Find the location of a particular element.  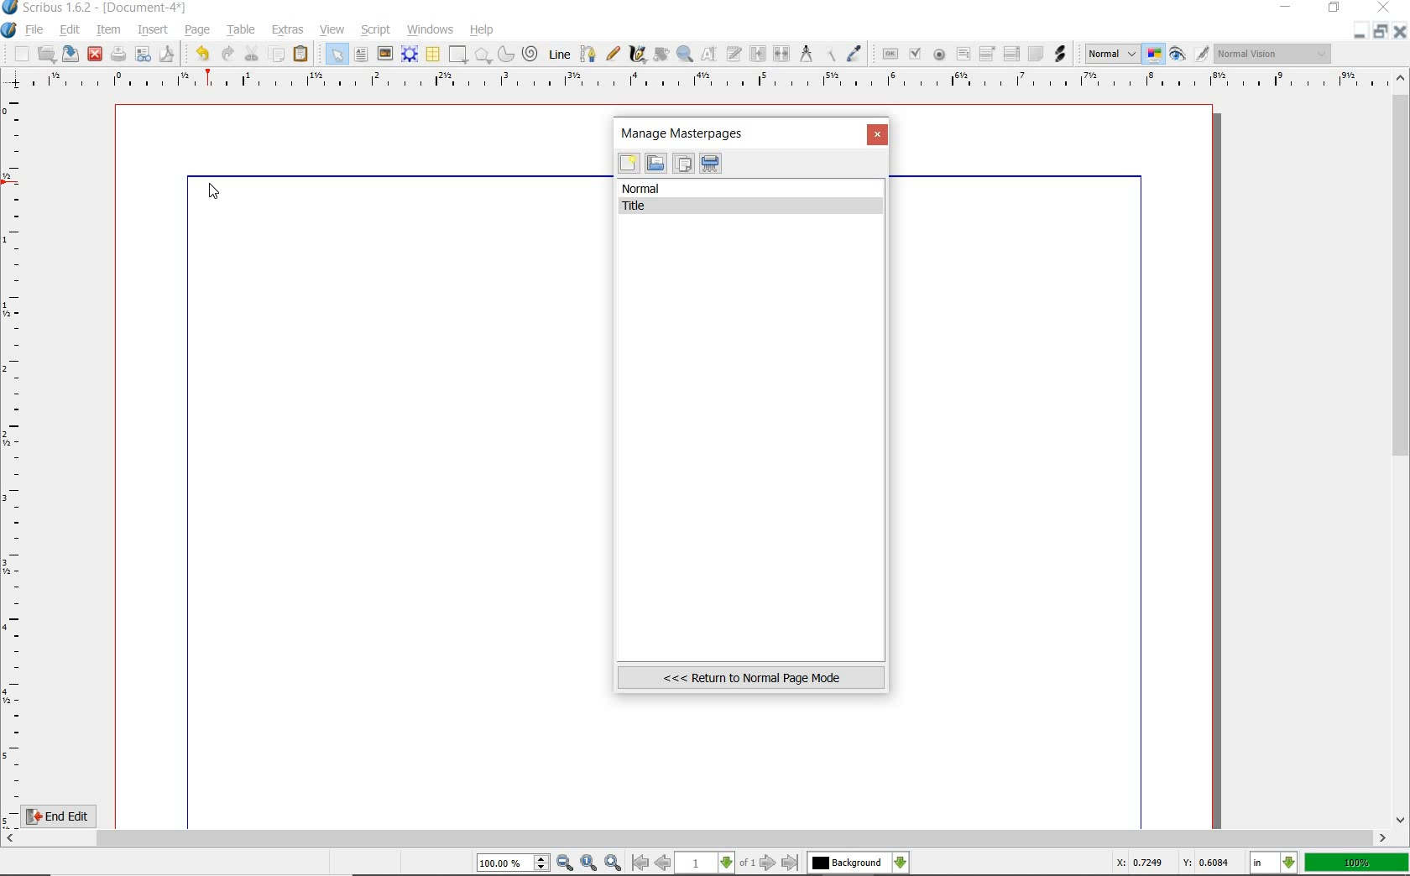

edit contents of frame is located at coordinates (711, 55).